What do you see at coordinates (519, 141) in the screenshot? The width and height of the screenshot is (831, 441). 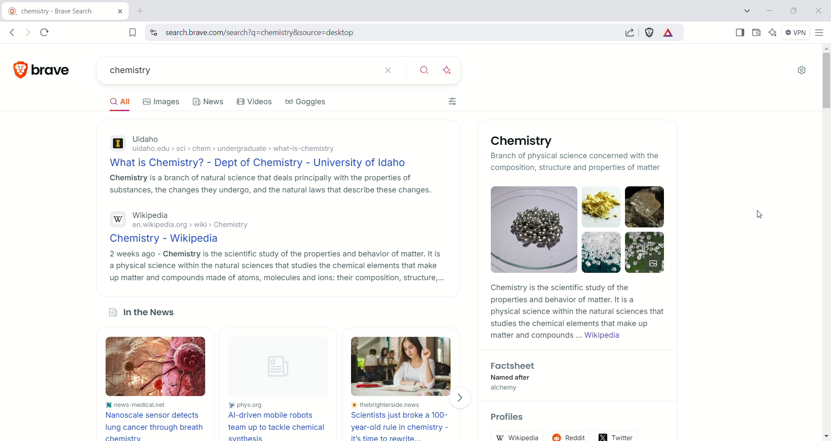 I see `Chemistry` at bounding box center [519, 141].